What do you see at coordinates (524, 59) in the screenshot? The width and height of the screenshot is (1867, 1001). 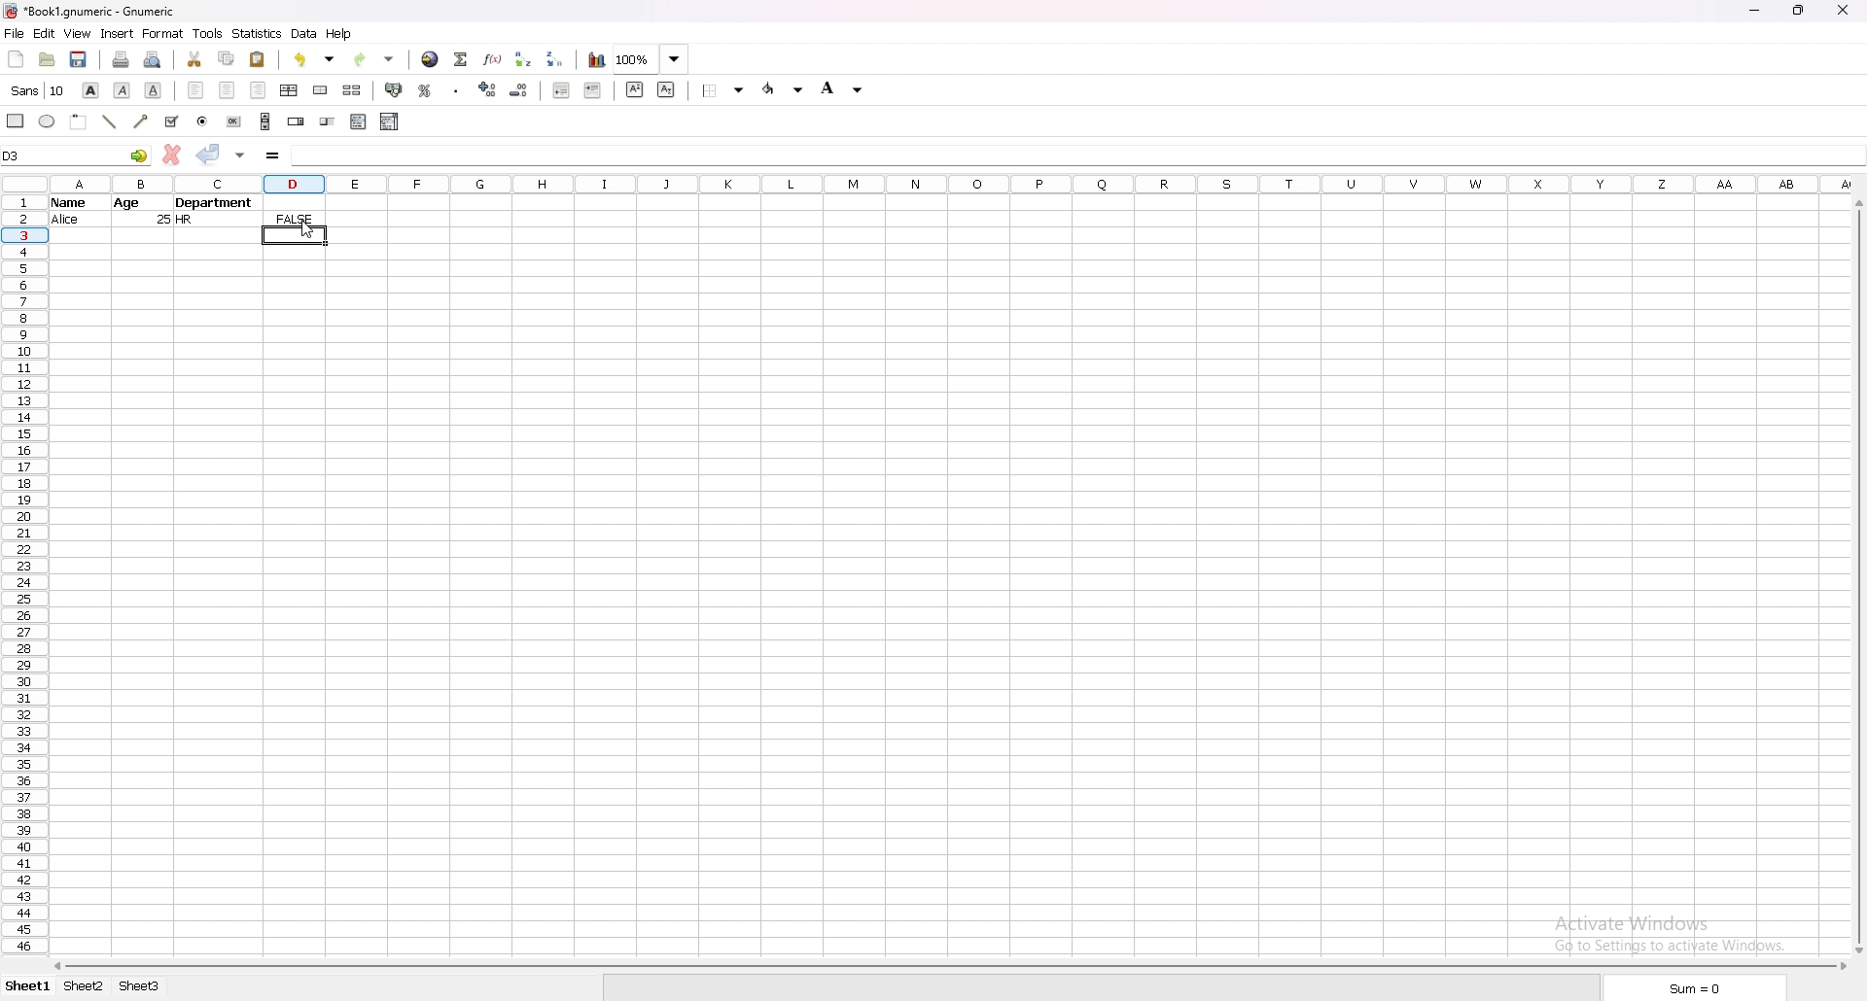 I see `sort ascending` at bounding box center [524, 59].